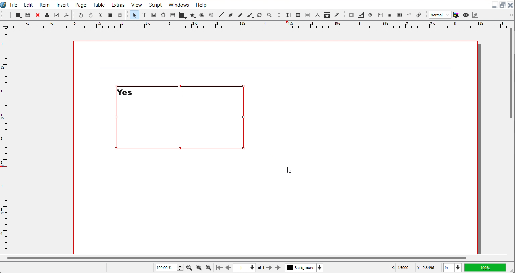  What do you see at coordinates (440, 15) in the screenshot?
I see `Image preview quality` at bounding box center [440, 15].